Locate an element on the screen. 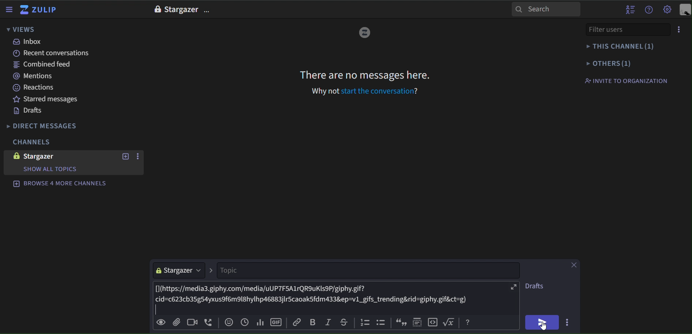  new topic is located at coordinates (125, 156).